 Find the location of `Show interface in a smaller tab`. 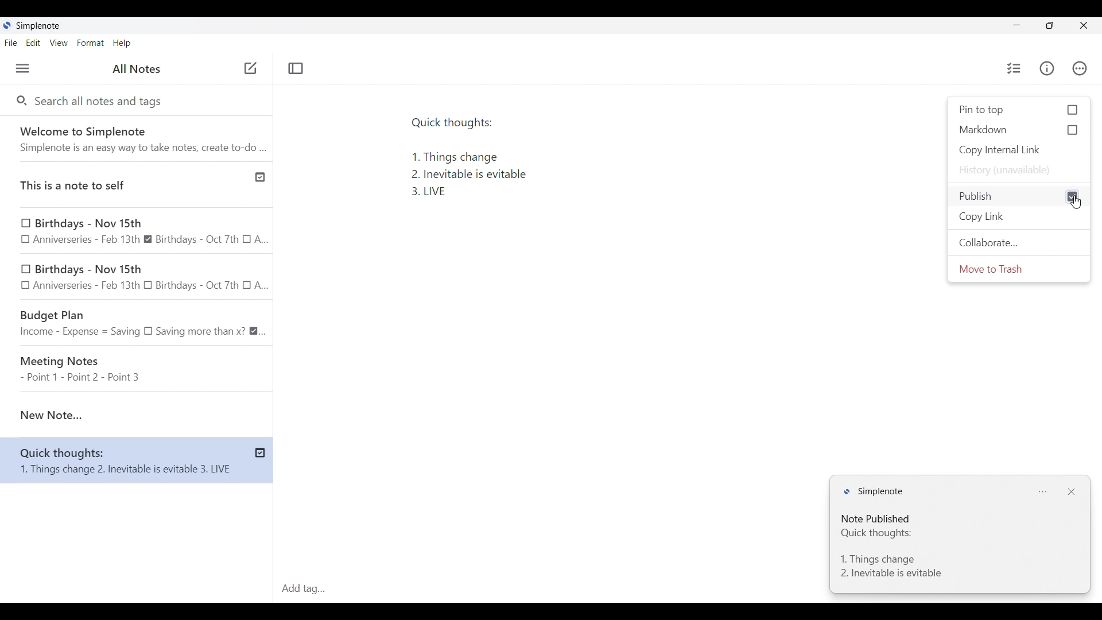

Show interface in a smaller tab is located at coordinates (1050, 25).